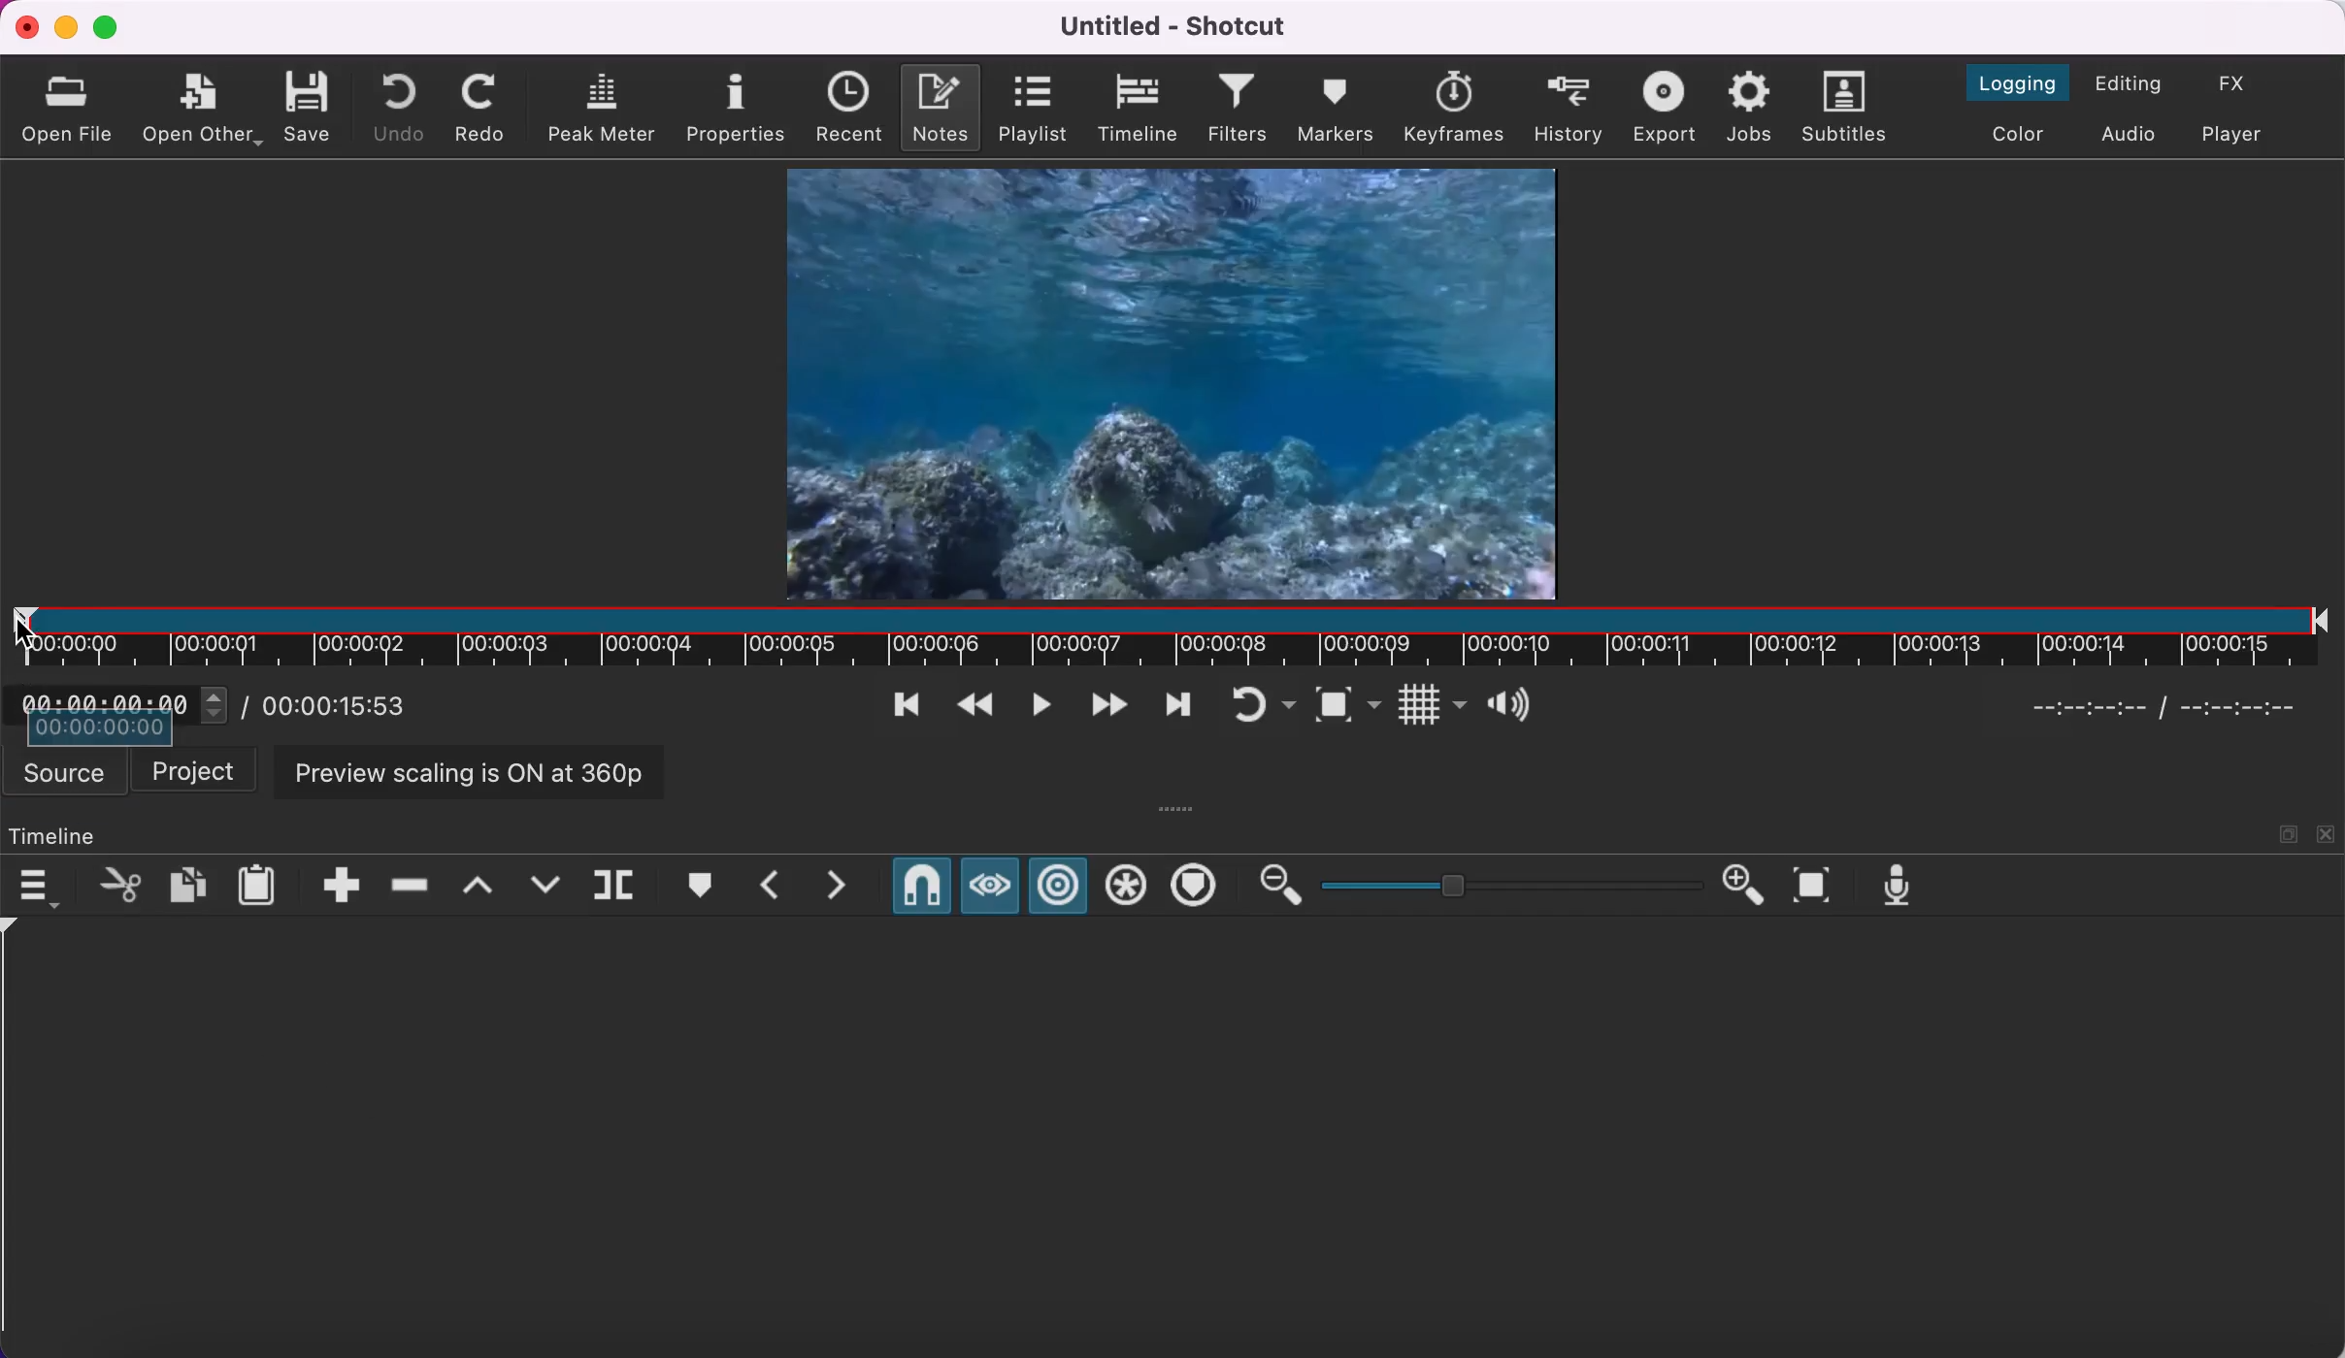  I want to click on ripple, so click(1060, 885).